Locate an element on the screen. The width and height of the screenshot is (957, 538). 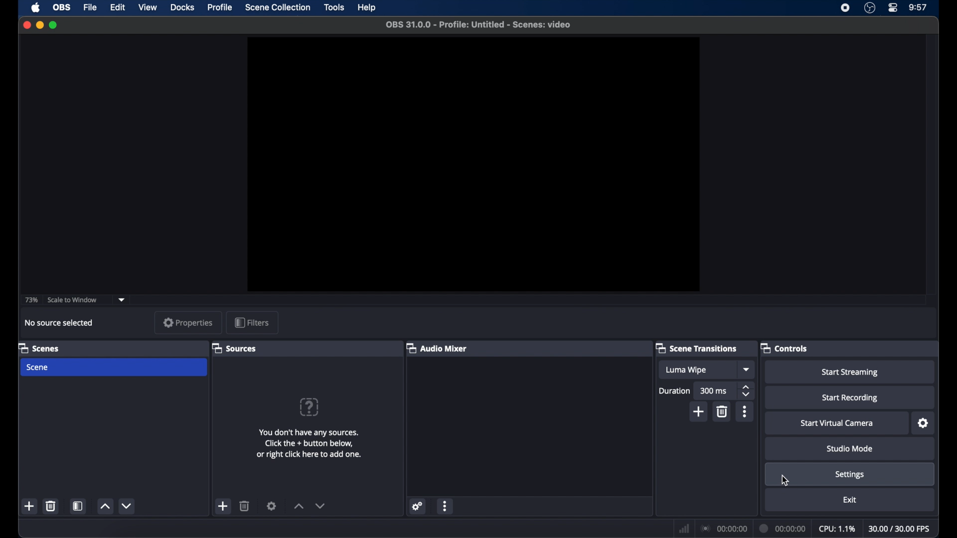
stepper buttons is located at coordinates (747, 392).